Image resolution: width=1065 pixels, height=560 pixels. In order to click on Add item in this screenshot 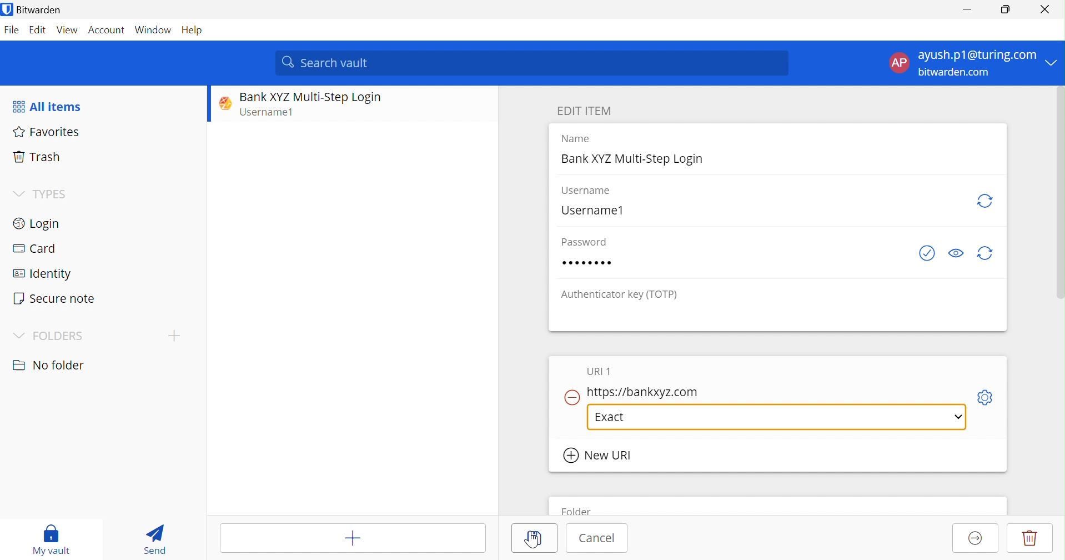, I will do `click(353, 538)`.